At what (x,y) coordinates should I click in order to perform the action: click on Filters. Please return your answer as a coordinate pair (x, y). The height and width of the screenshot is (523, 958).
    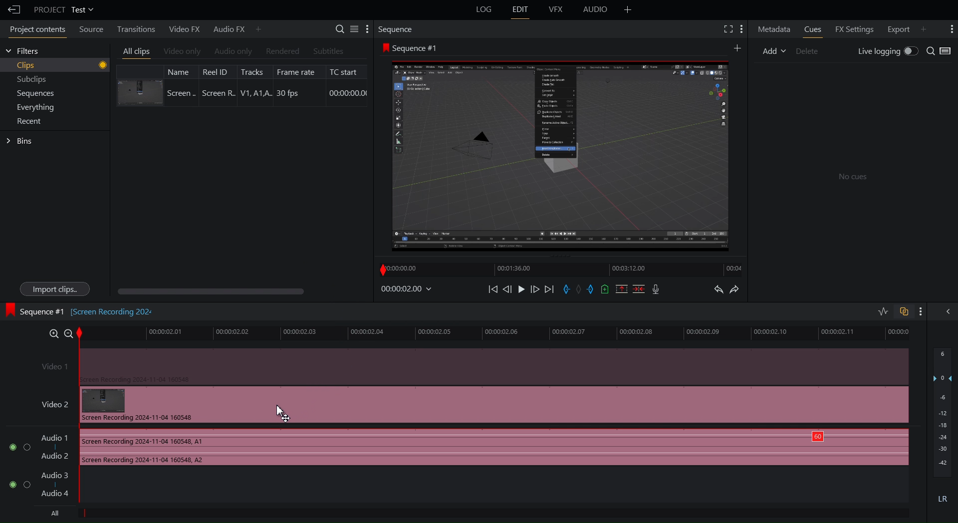
    Looking at the image, I should click on (22, 51).